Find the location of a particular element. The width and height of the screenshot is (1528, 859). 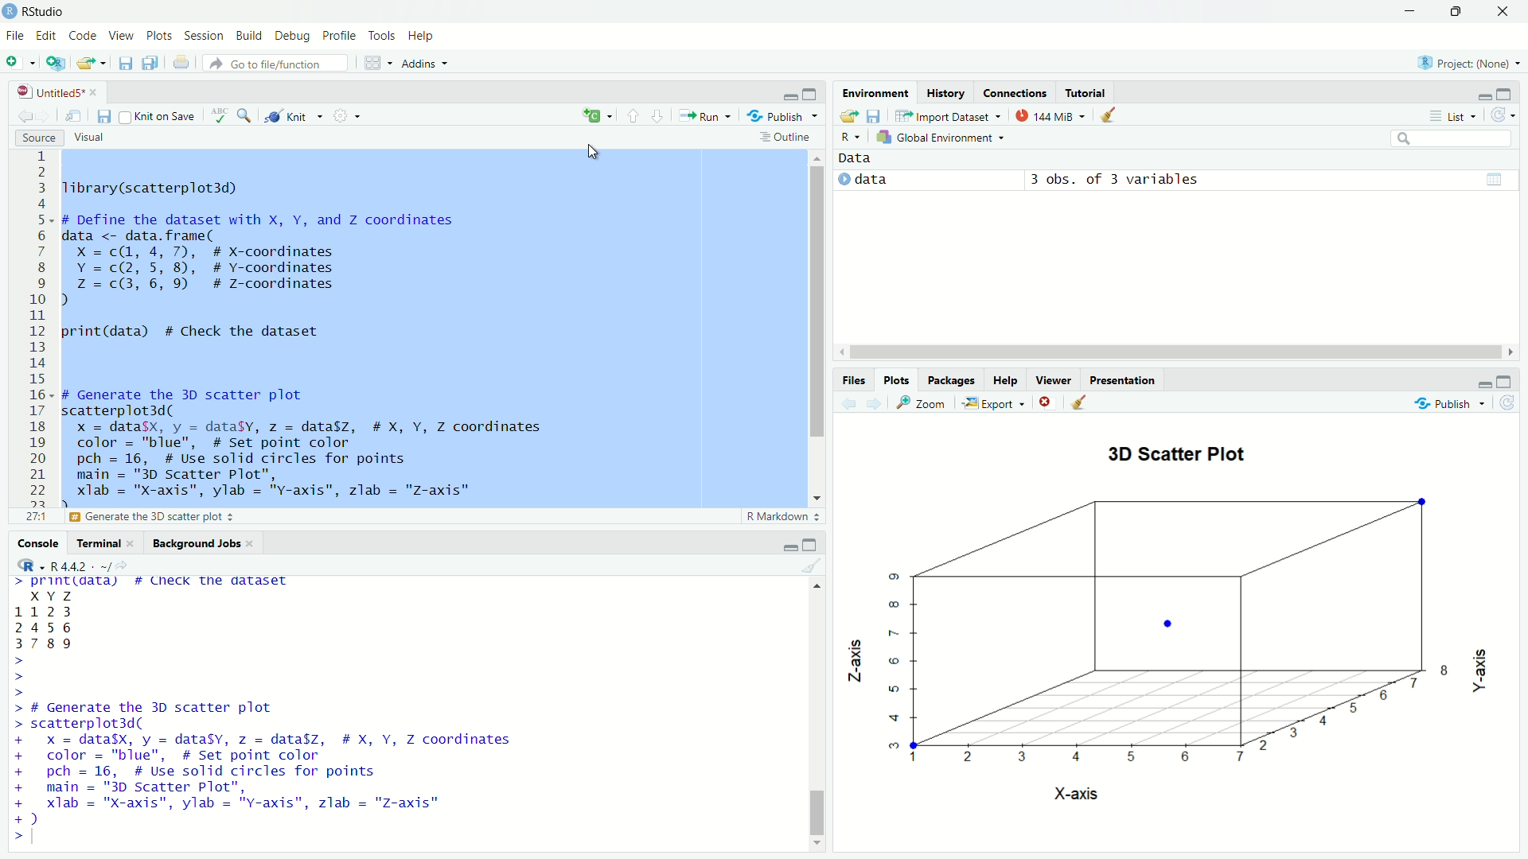

previous plot is located at coordinates (845, 403).